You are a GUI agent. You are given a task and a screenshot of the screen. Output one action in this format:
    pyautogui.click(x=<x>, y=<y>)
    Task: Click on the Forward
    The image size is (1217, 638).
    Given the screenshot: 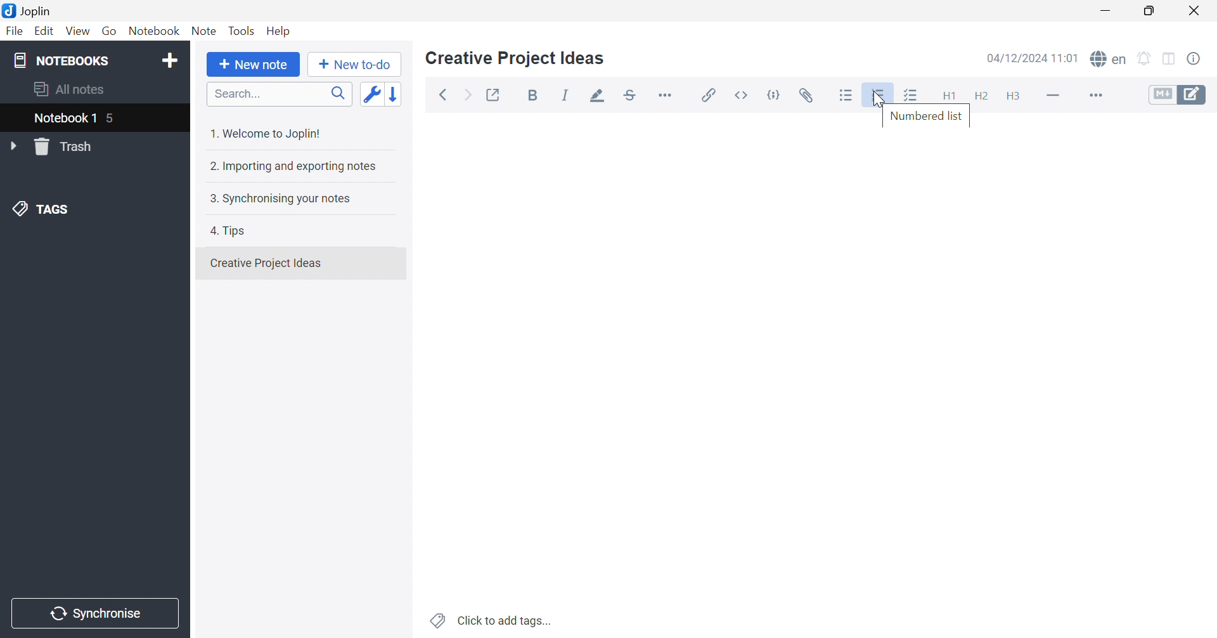 What is the action you would take?
    pyautogui.click(x=467, y=97)
    